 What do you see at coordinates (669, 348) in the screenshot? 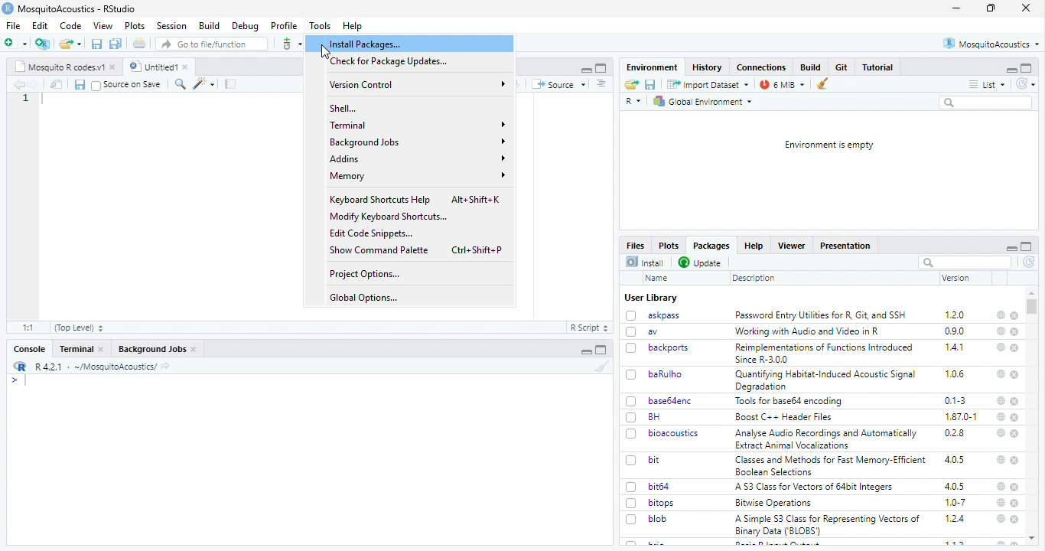
I see `backports` at bounding box center [669, 348].